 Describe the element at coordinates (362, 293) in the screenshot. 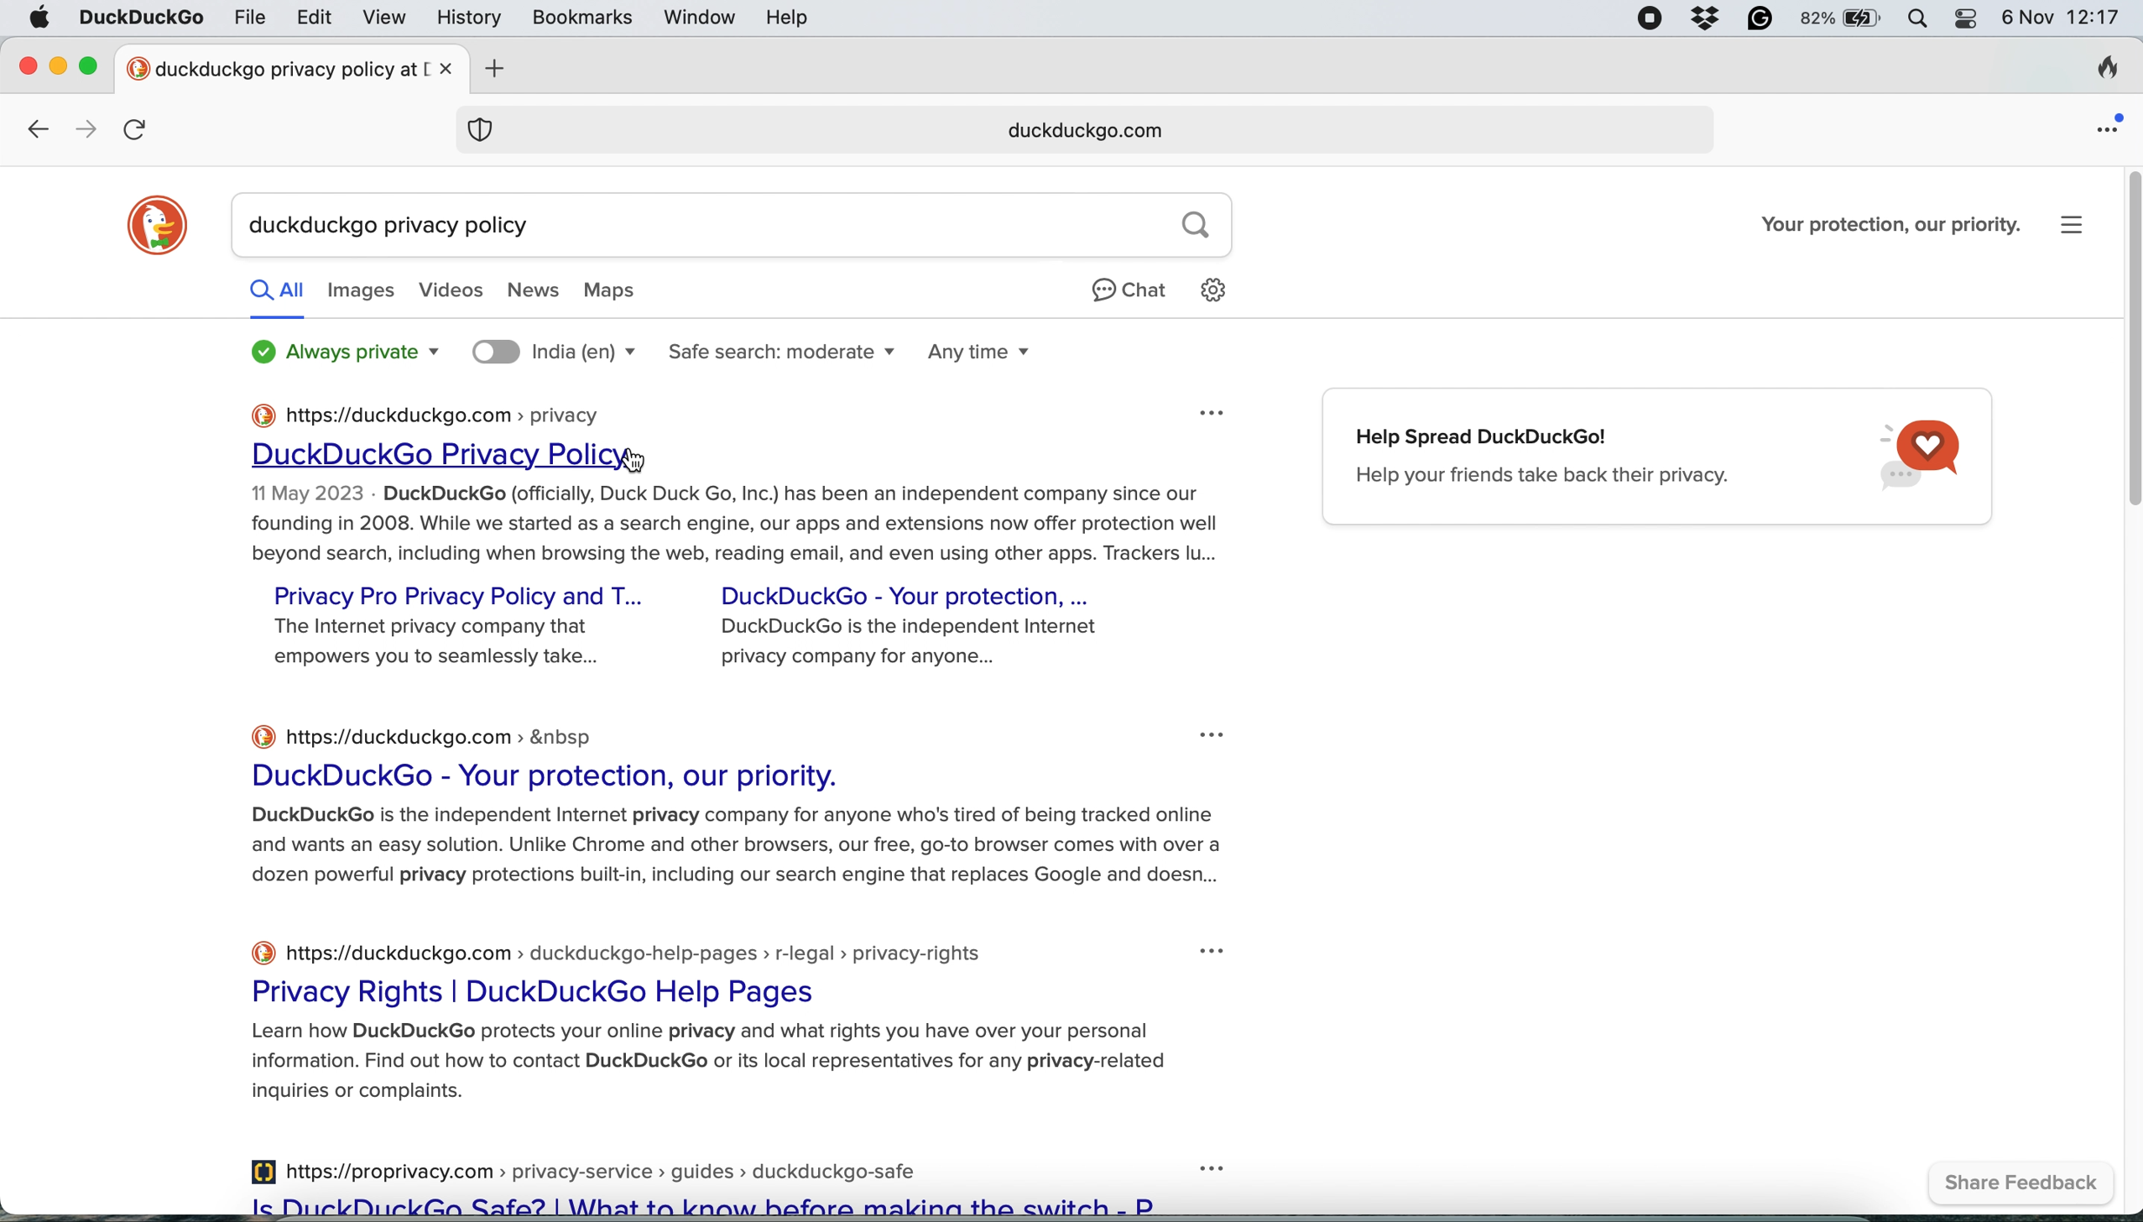

I see `images` at that location.